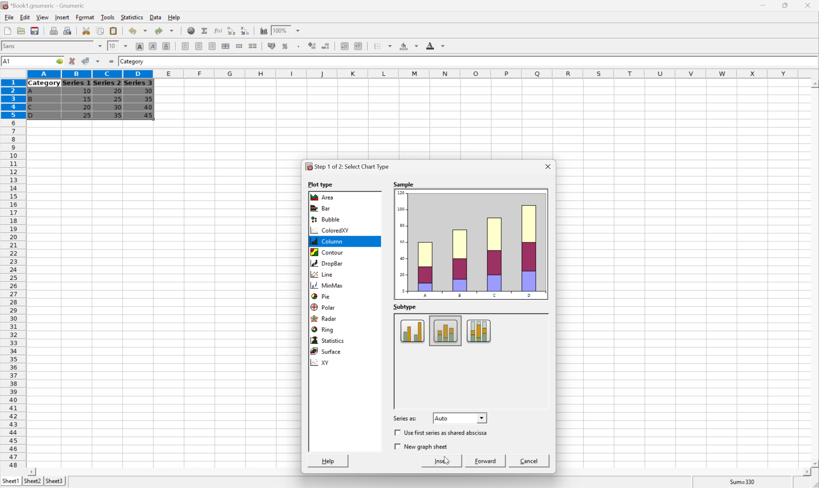 The width and height of the screenshot is (819, 488). I want to click on Center horizontally across selection, so click(225, 45).